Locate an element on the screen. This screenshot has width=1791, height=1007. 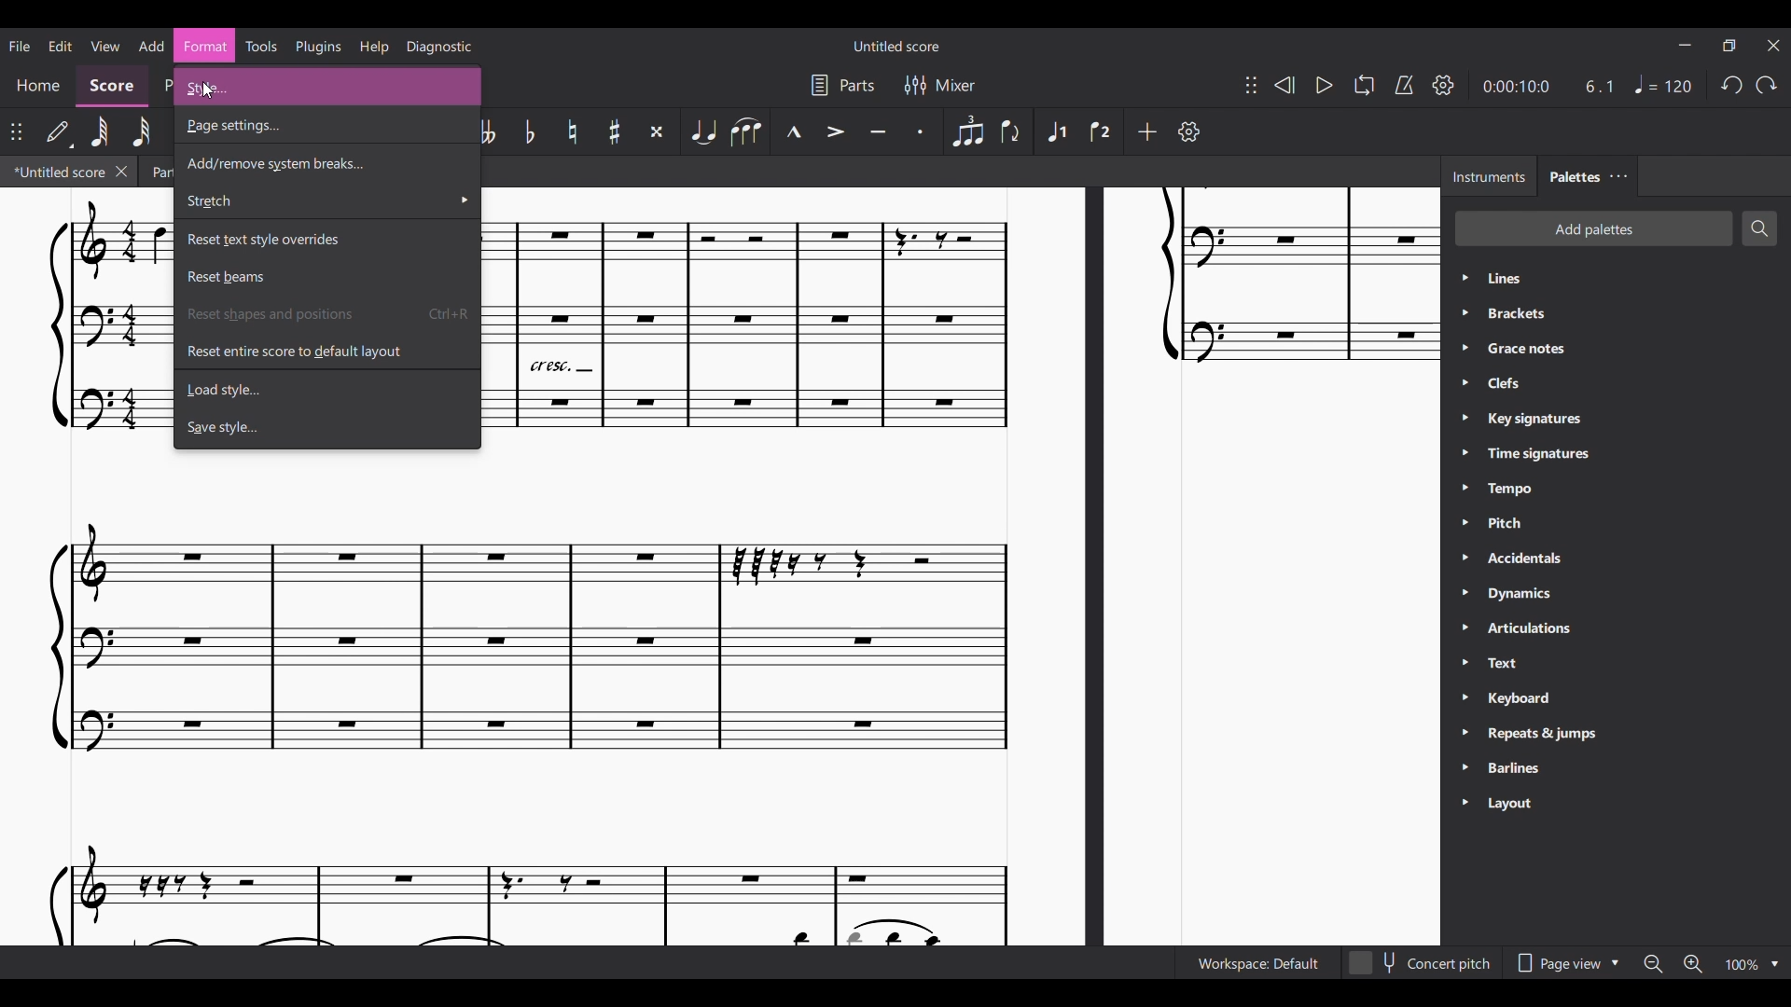
Toggle double flat is located at coordinates (487, 131).